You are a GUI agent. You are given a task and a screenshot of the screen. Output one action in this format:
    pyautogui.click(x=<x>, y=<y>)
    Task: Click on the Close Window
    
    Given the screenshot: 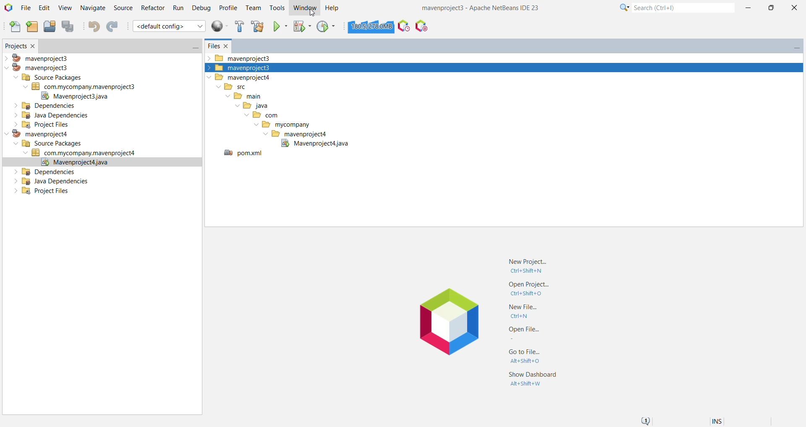 What is the action you would take?
    pyautogui.click(x=34, y=46)
    